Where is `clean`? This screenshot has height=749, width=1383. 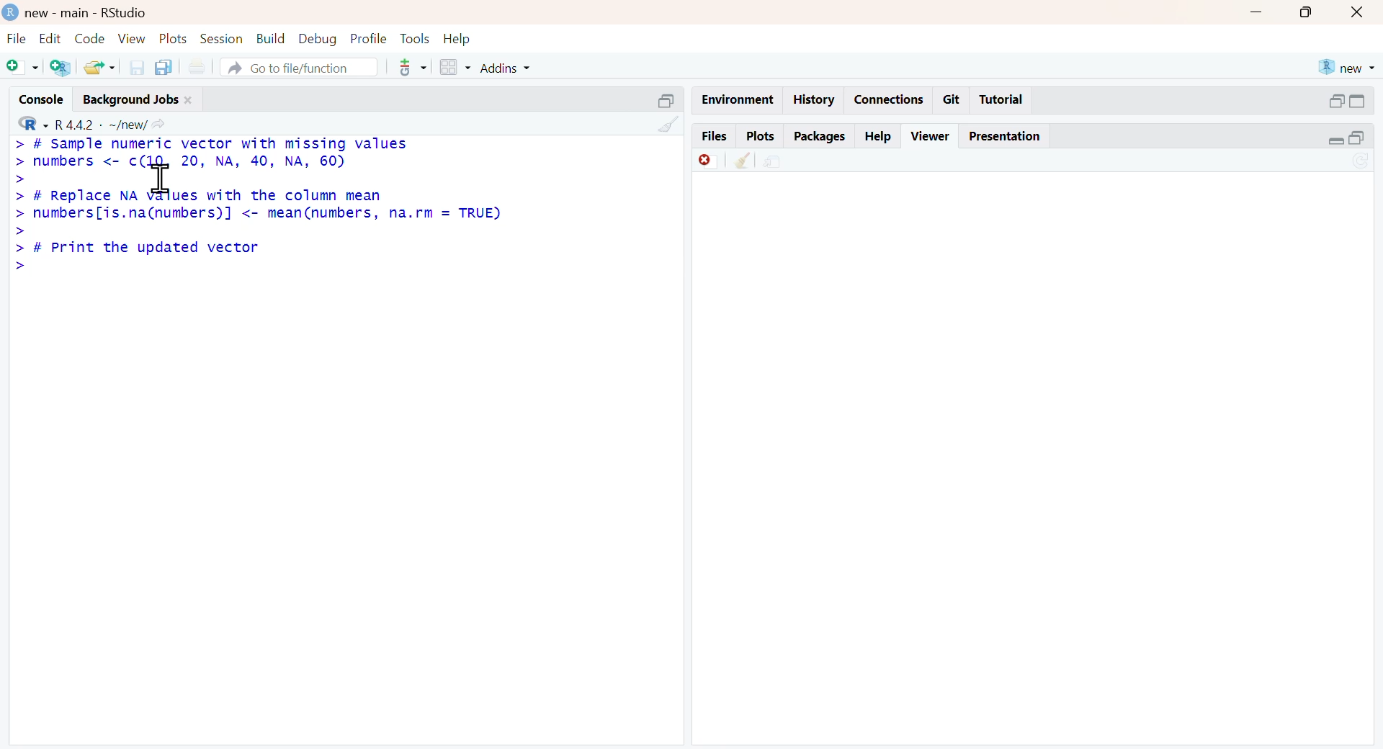
clean is located at coordinates (743, 161).